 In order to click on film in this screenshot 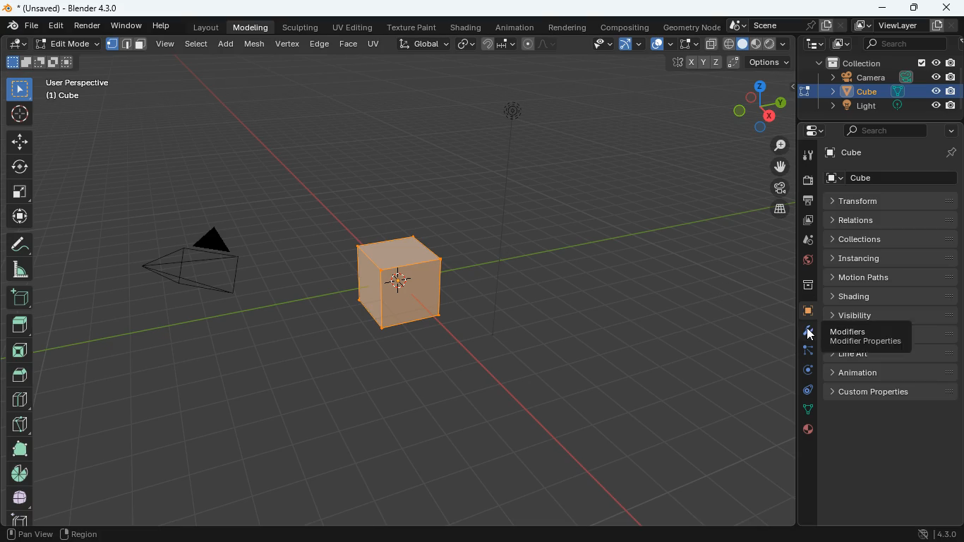, I will do `click(776, 189)`.